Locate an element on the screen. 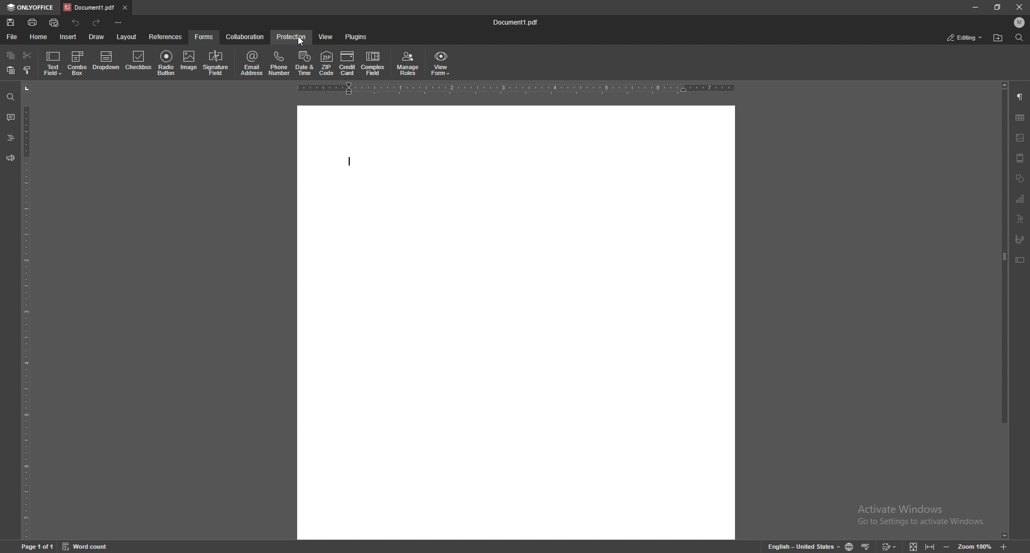  horizontal scale is located at coordinates (516, 88).